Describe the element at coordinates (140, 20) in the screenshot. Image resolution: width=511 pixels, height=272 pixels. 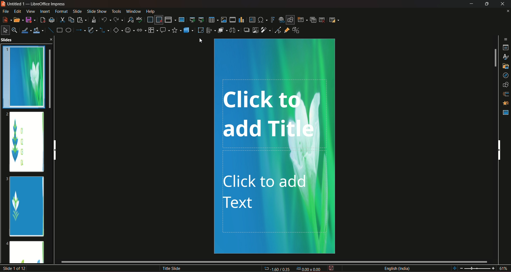
I see `spelling` at that location.